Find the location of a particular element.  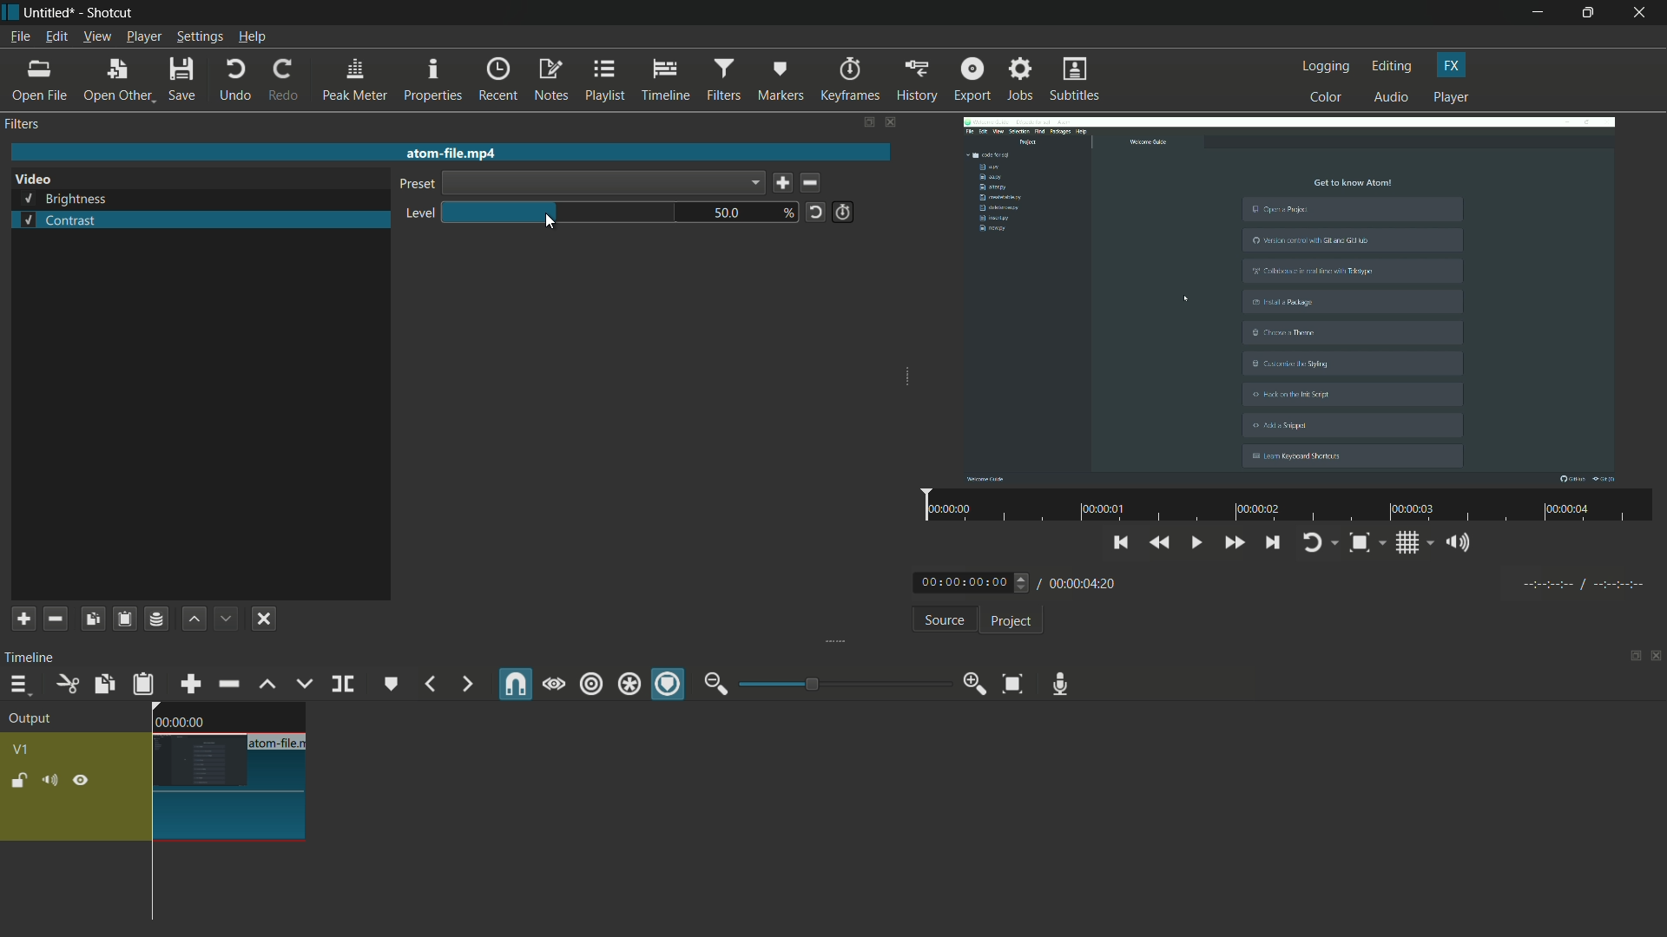

audio is located at coordinates (1393, 98).